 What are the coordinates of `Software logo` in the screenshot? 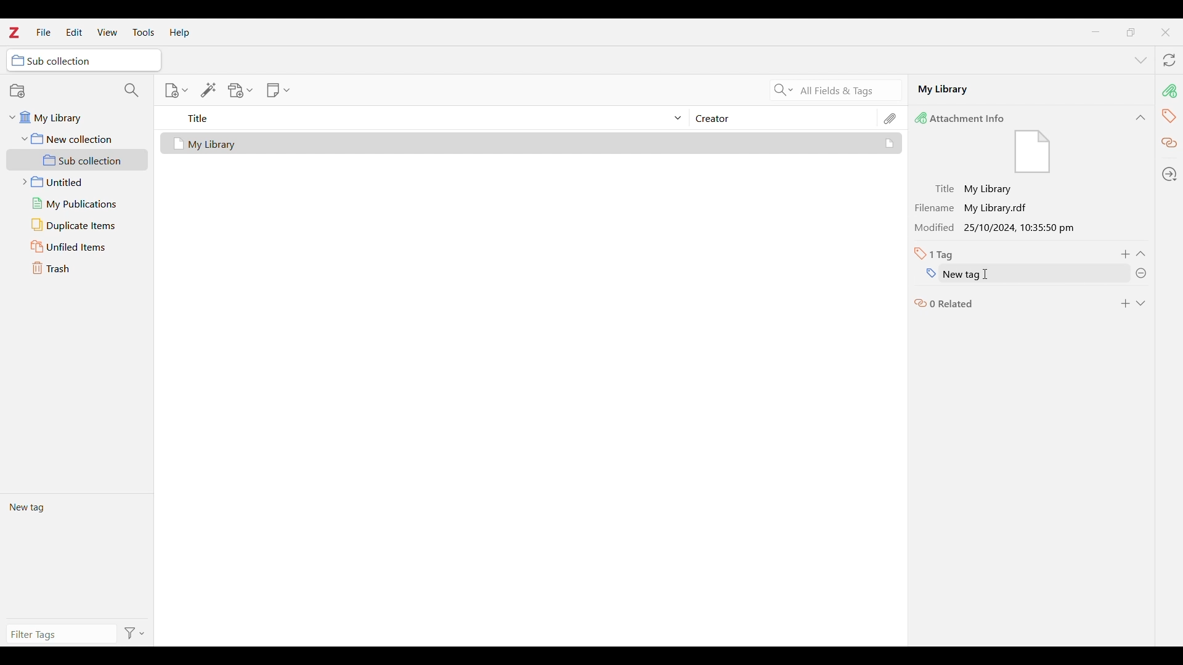 It's located at (13, 32).